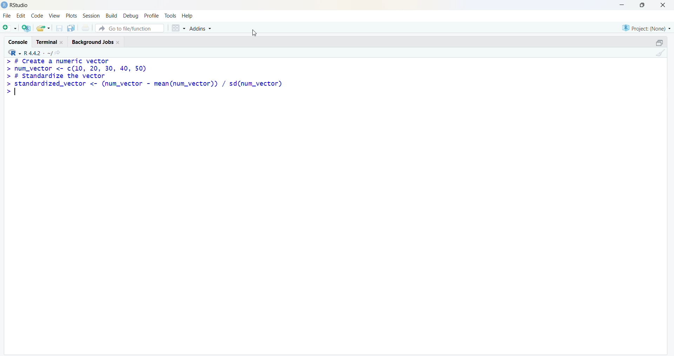 Image resolution: width=674 pixels, height=356 pixels. Describe the element at coordinates (27, 28) in the screenshot. I see `add R file` at that location.